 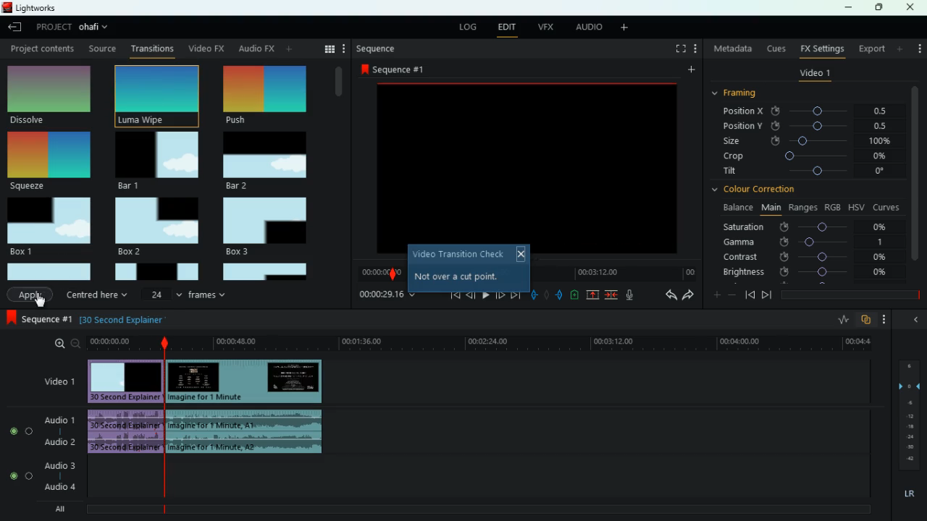 I want to click on rate, so click(x=842, y=321).